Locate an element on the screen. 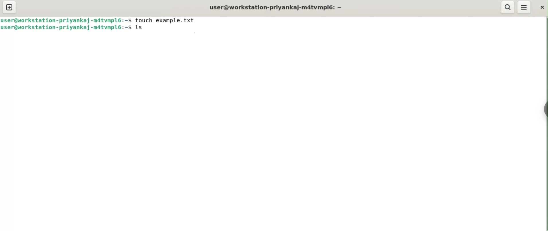  user@workstation-priyankaj-m4tvmpl6: ~ is located at coordinates (276, 7).